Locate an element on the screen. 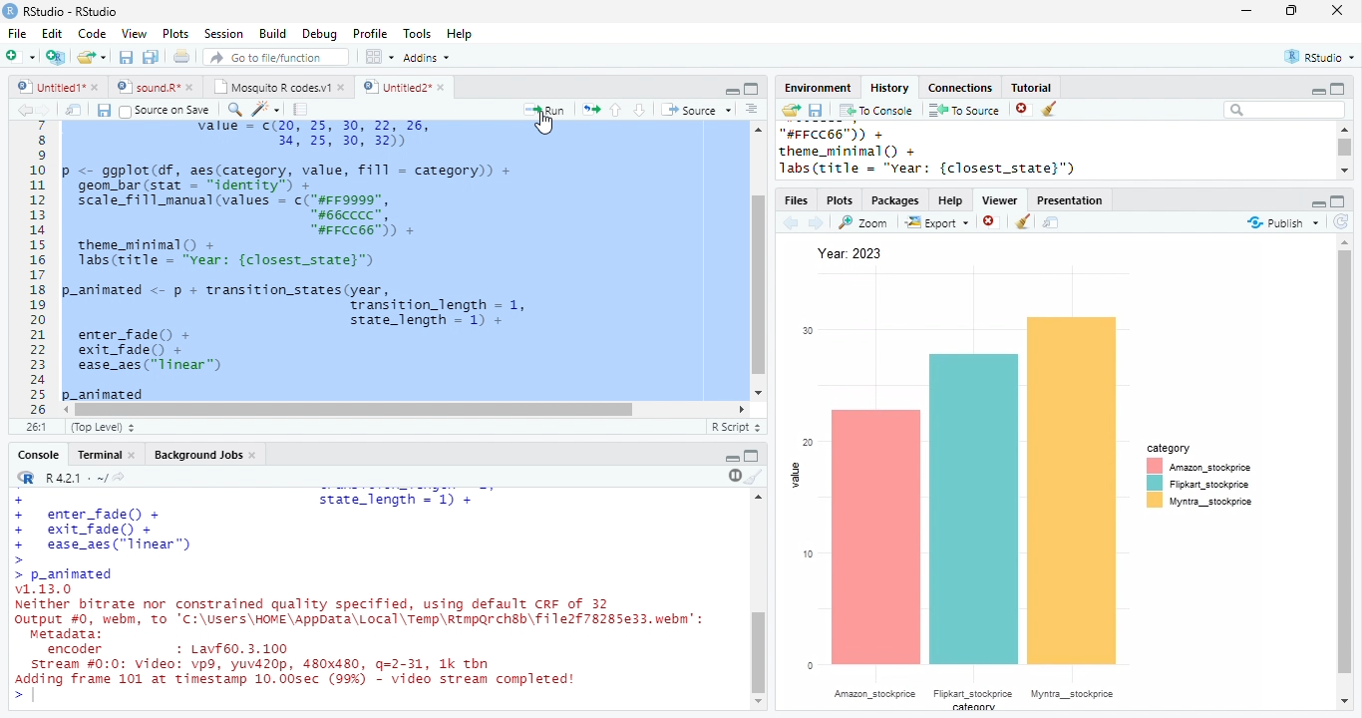 The image size is (1362, 718). refresh is located at coordinates (1341, 222).